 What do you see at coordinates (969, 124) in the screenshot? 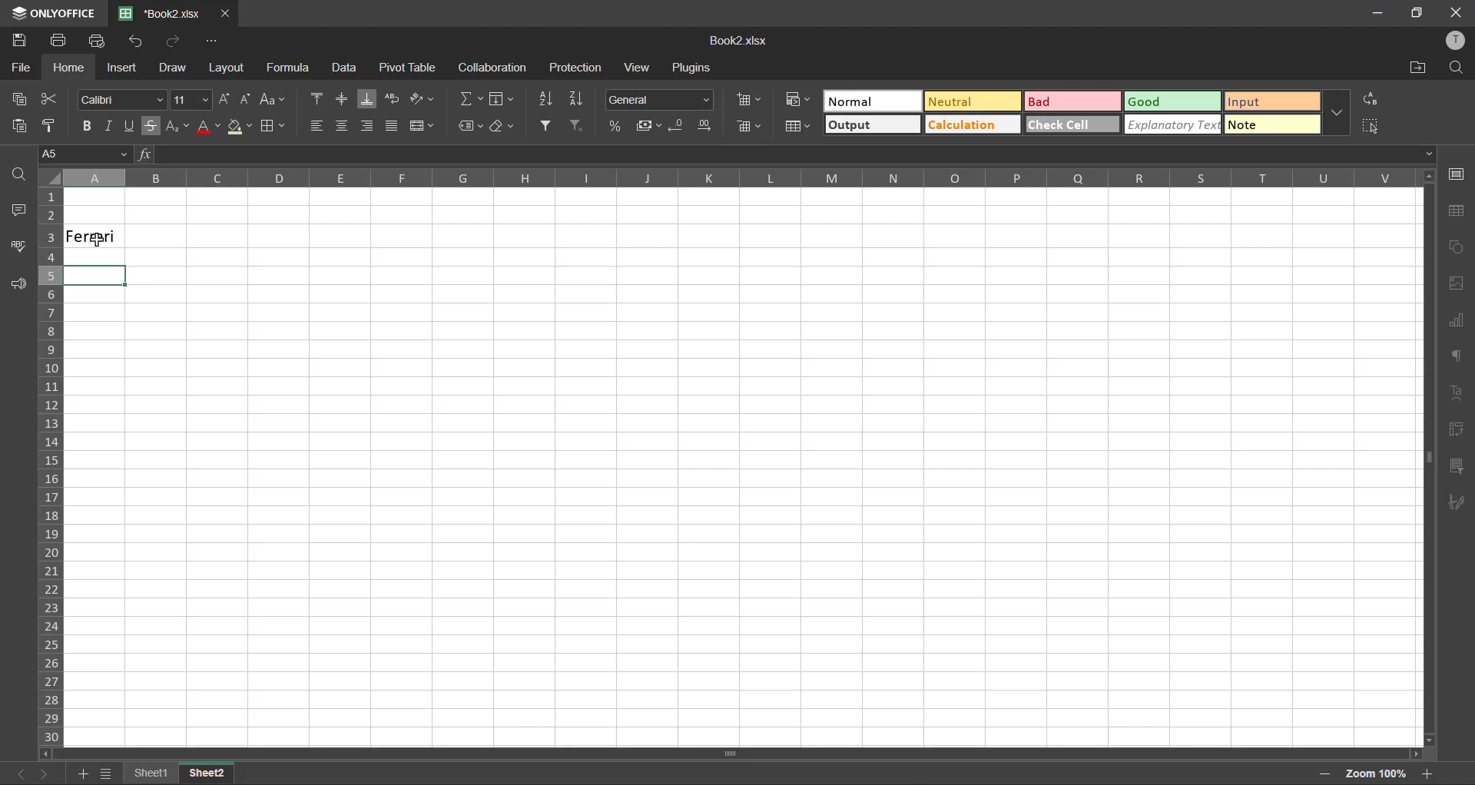
I see `calculation` at bounding box center [969, 124].